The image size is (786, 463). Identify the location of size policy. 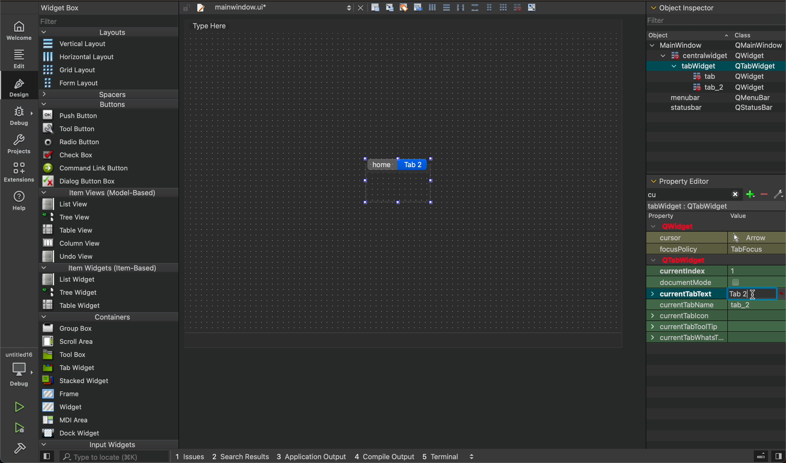
(716, 282).